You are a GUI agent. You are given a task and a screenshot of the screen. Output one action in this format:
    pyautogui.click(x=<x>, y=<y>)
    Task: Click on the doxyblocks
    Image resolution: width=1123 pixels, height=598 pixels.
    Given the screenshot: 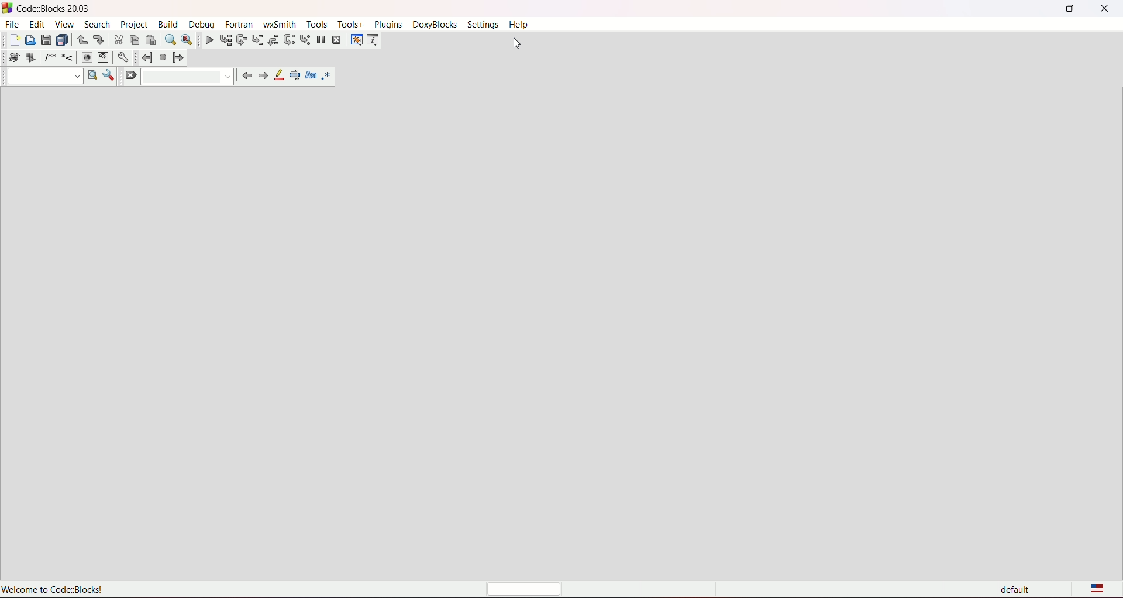 What is the action you would take?
    pyautogui.click(x=432, y=25)
    